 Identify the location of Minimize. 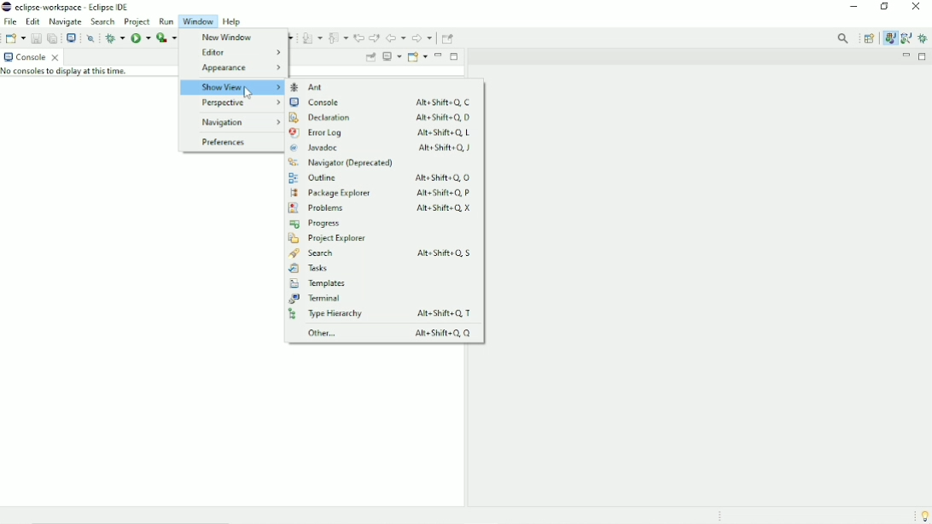
(905, 56).